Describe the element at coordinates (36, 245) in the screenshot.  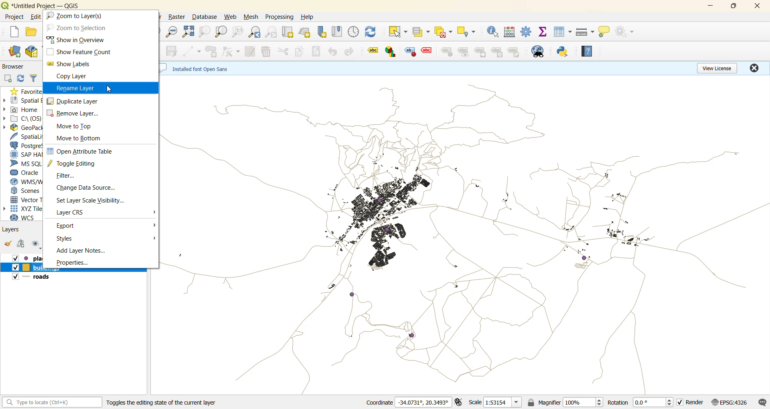
I see `manage map` at that location.